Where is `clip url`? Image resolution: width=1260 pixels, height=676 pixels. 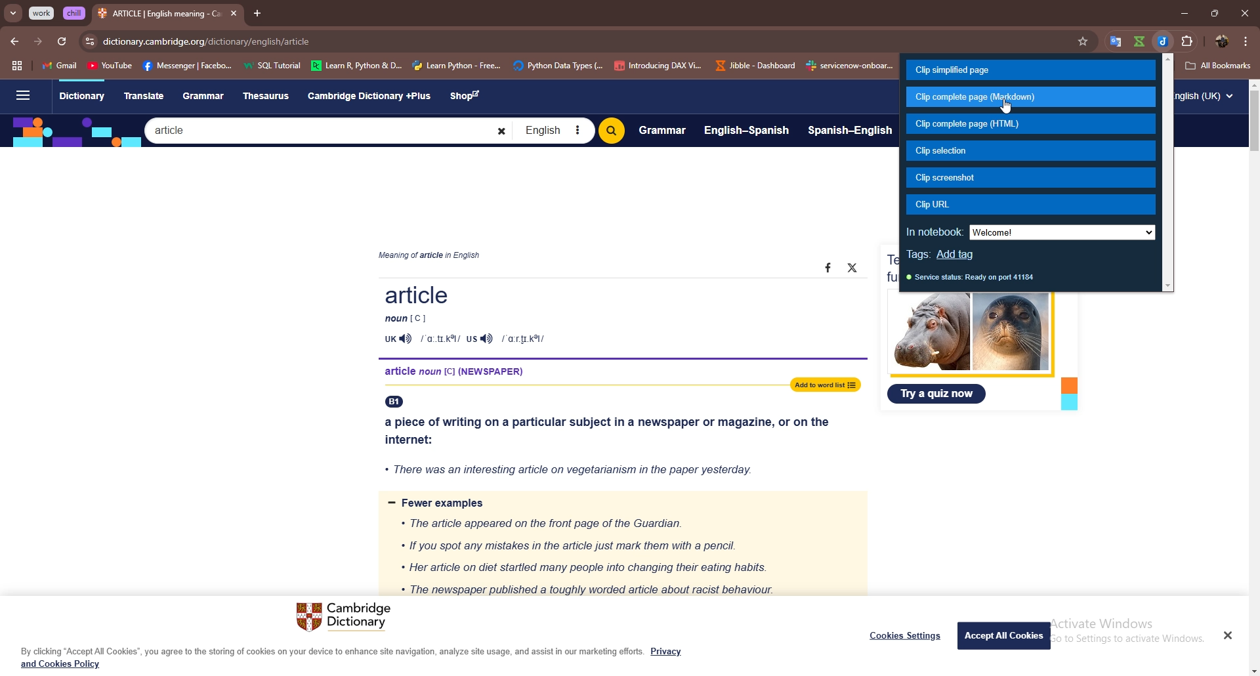 clip url is located at coordinates (1030, 205).